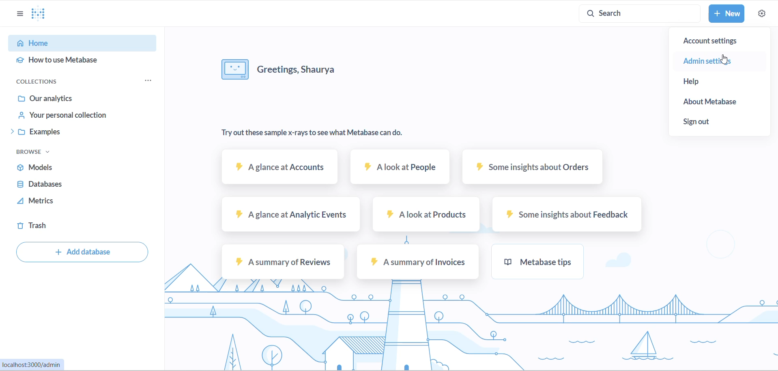 The height and width of the screenshot is (371, 778). Describe the element at coordinates (82, 253) in the screenshot. I see `add database` at that location.